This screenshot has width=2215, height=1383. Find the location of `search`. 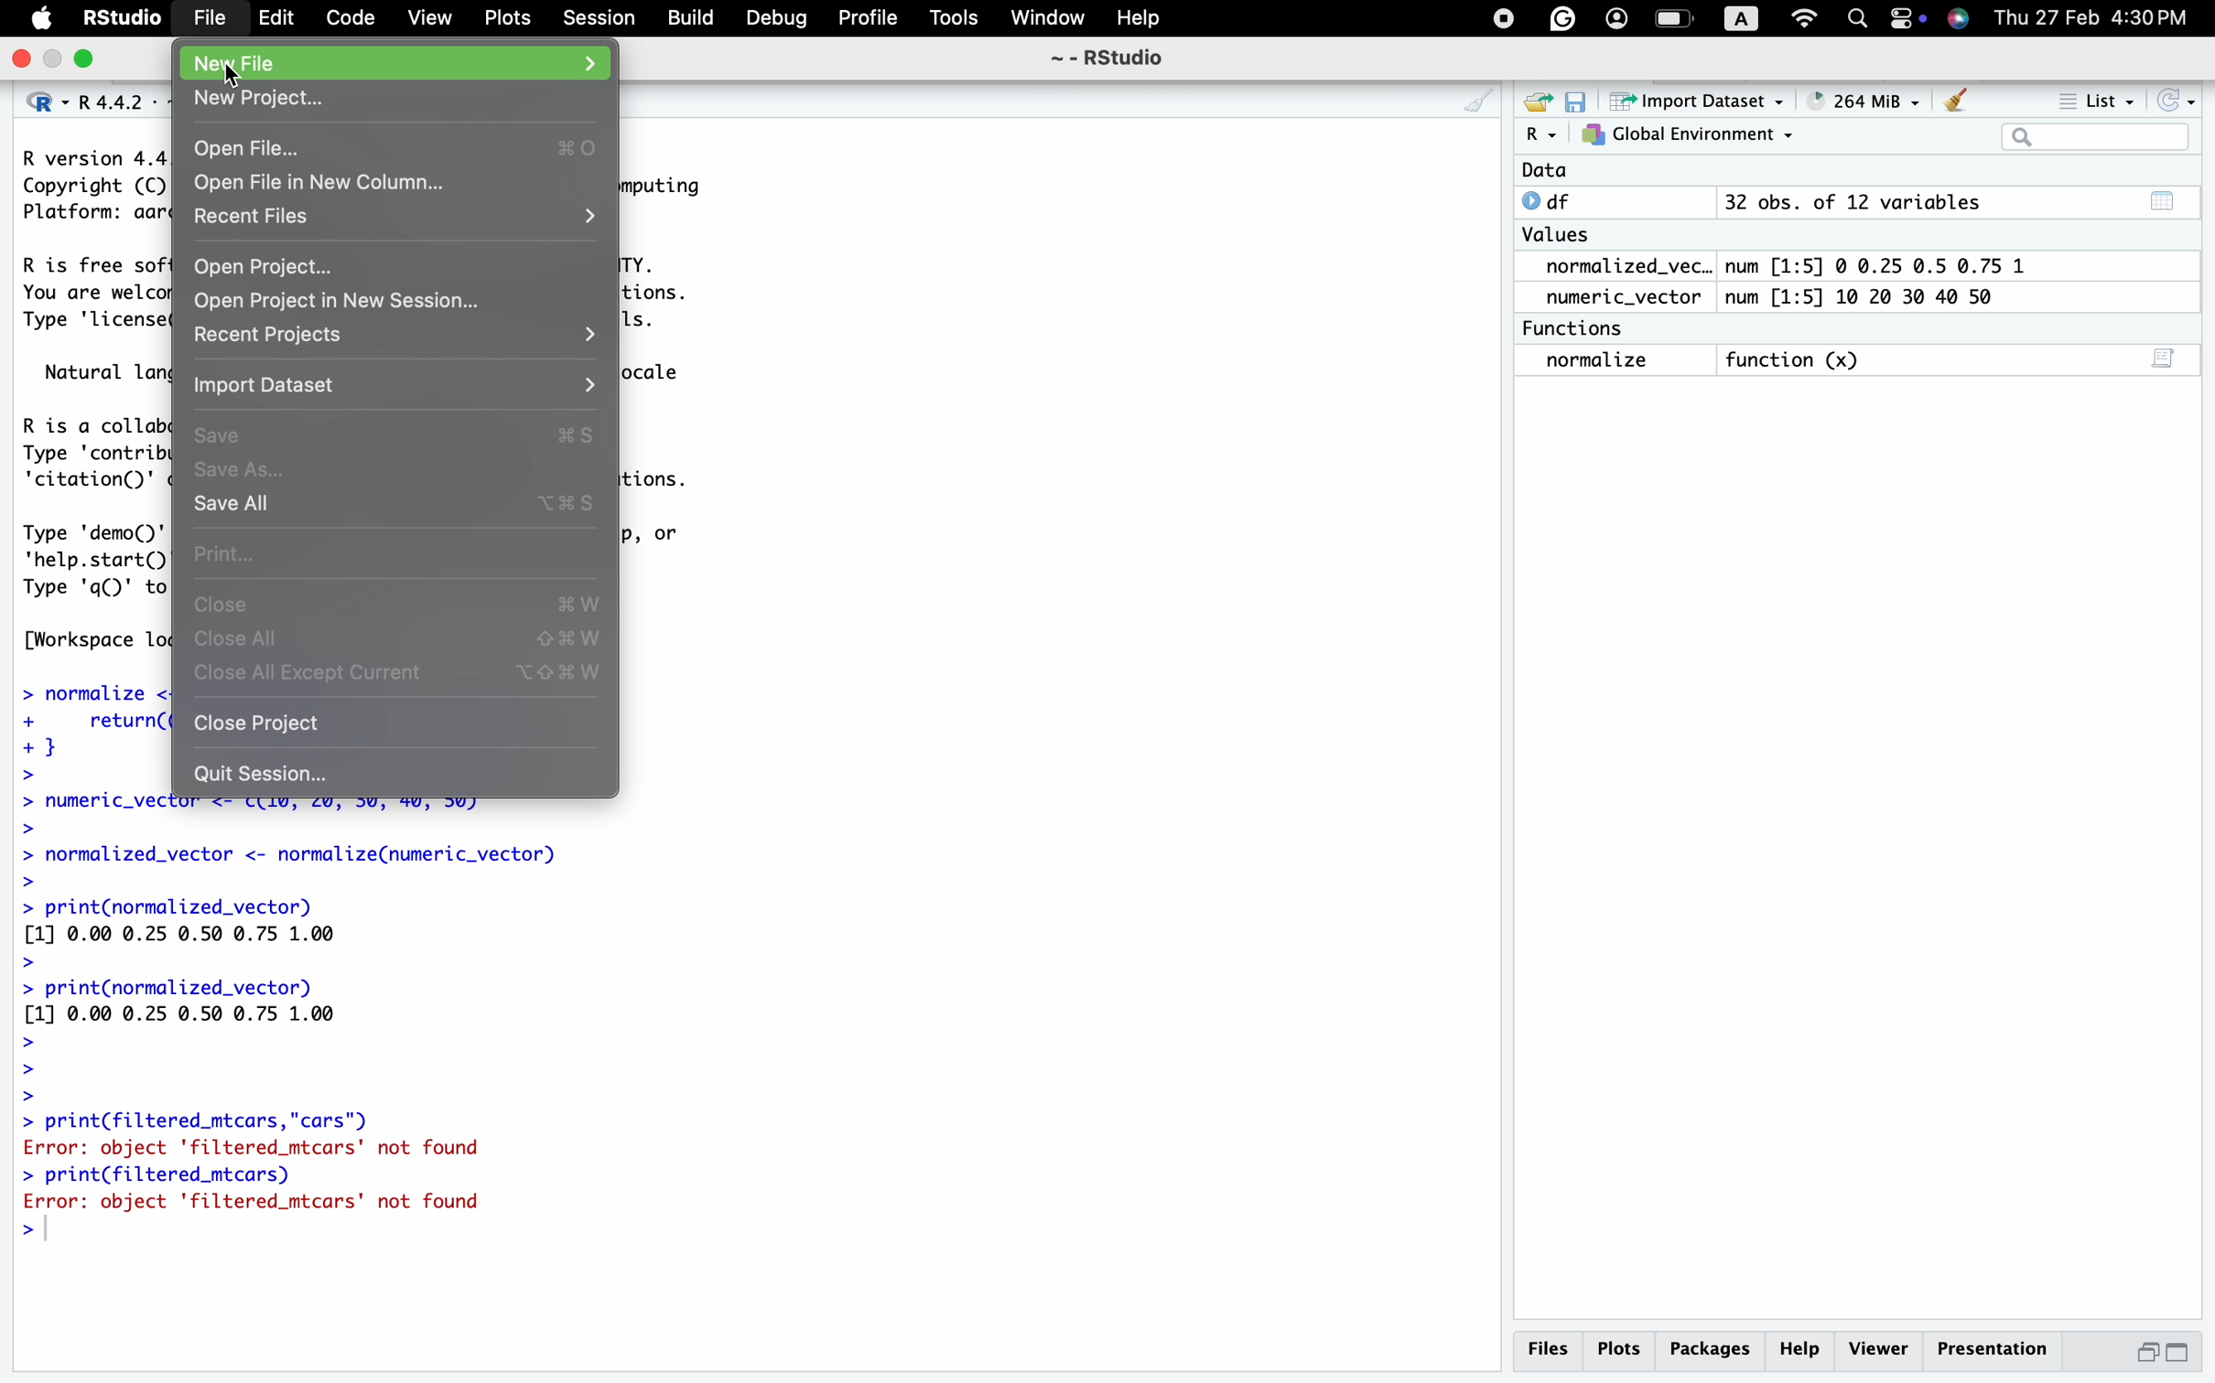

search is located at coordinates (1856, 20).